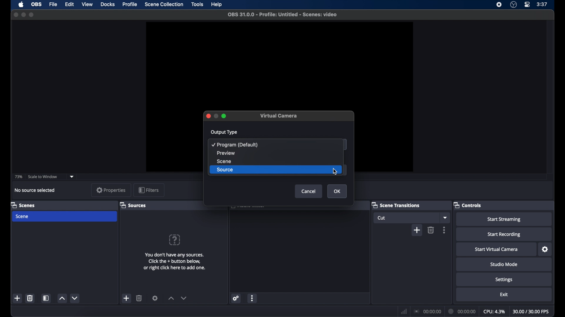 Image resolution: width=565 pixels, height=317 pixels. Describe the element at coordinates (62, 299) in the screenshot. I see `increment` at that location.